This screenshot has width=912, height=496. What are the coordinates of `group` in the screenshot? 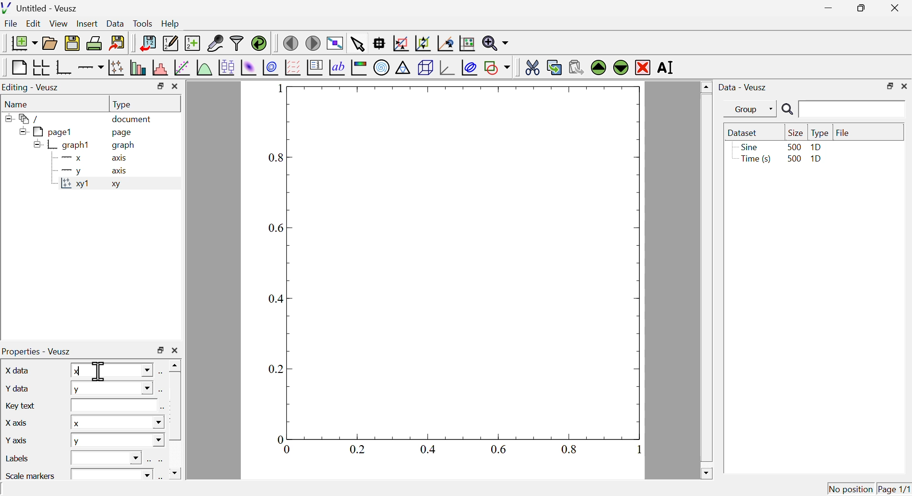 It's located at (745, 109).